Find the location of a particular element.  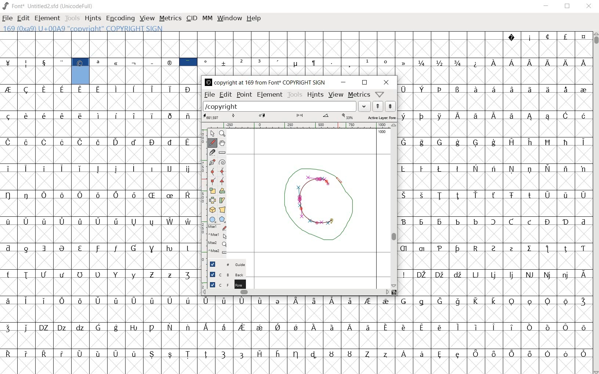

mAGNIFY is located at coordinates (222, 134).